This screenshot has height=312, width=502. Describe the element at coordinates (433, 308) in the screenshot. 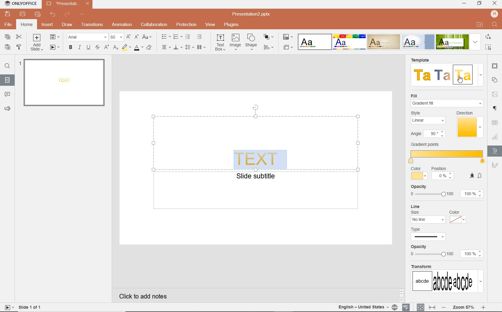

I see `fit to width` at that location.